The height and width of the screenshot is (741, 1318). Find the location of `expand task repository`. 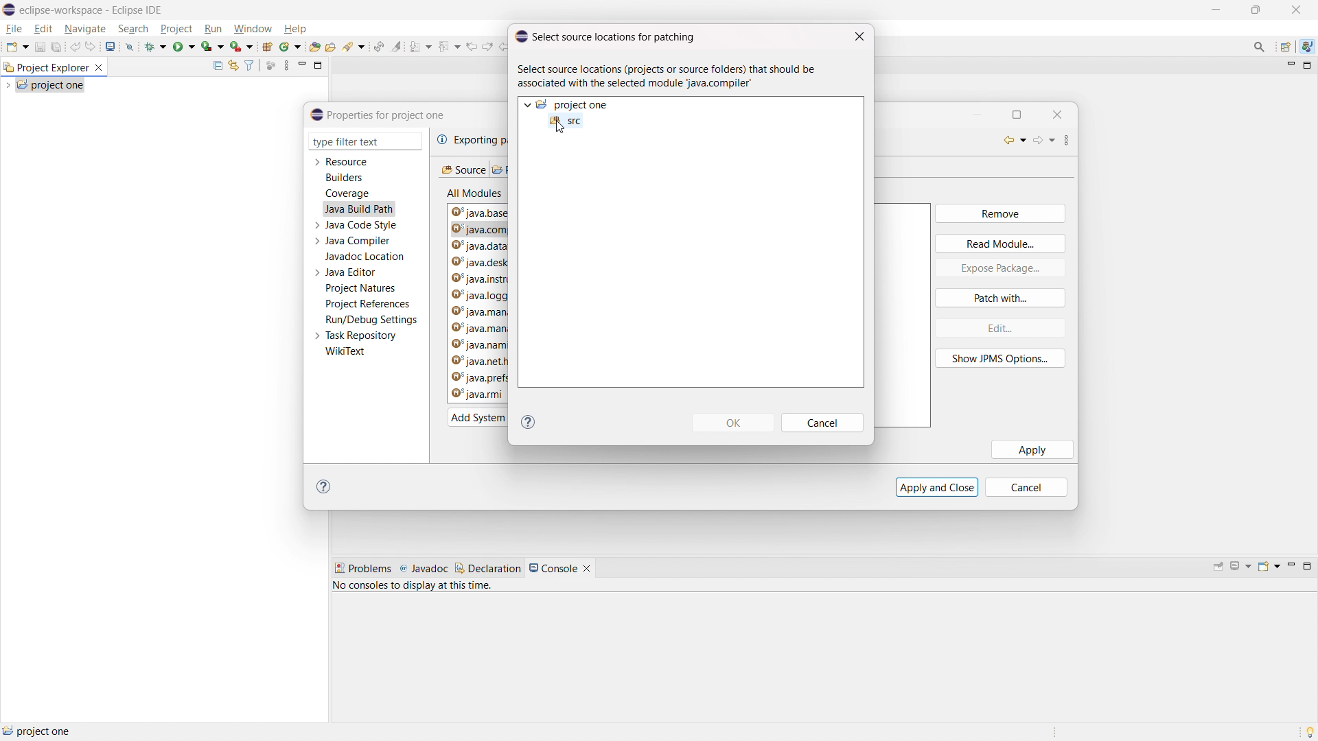

expand task repository is located at coordinates (316, 337).